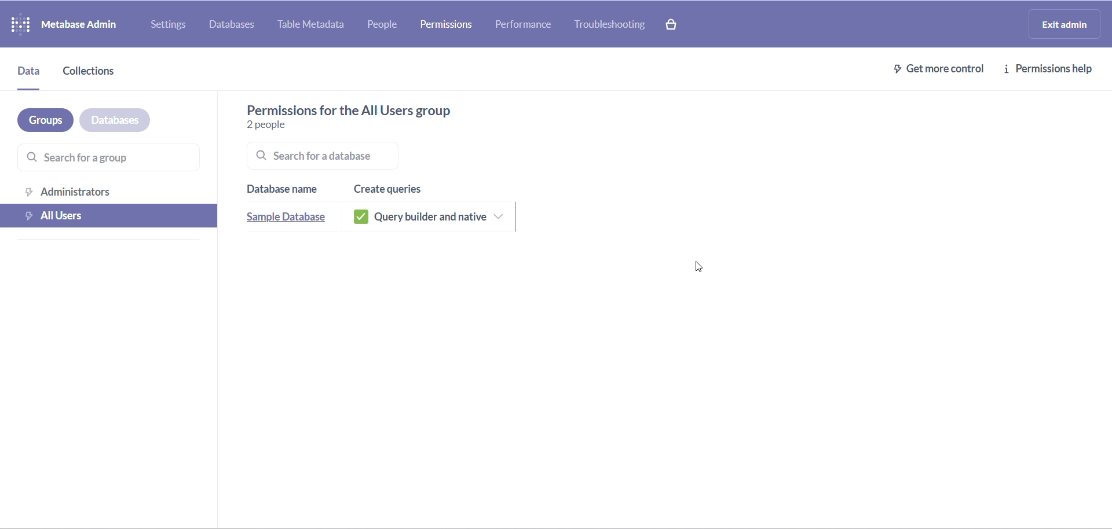  I want to click on sample database, so click(281, 218).